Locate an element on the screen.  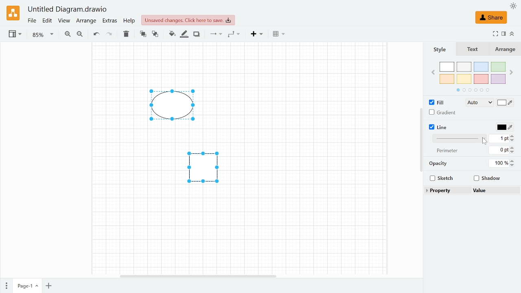
Diagrams is located at coordinates (186, 144).